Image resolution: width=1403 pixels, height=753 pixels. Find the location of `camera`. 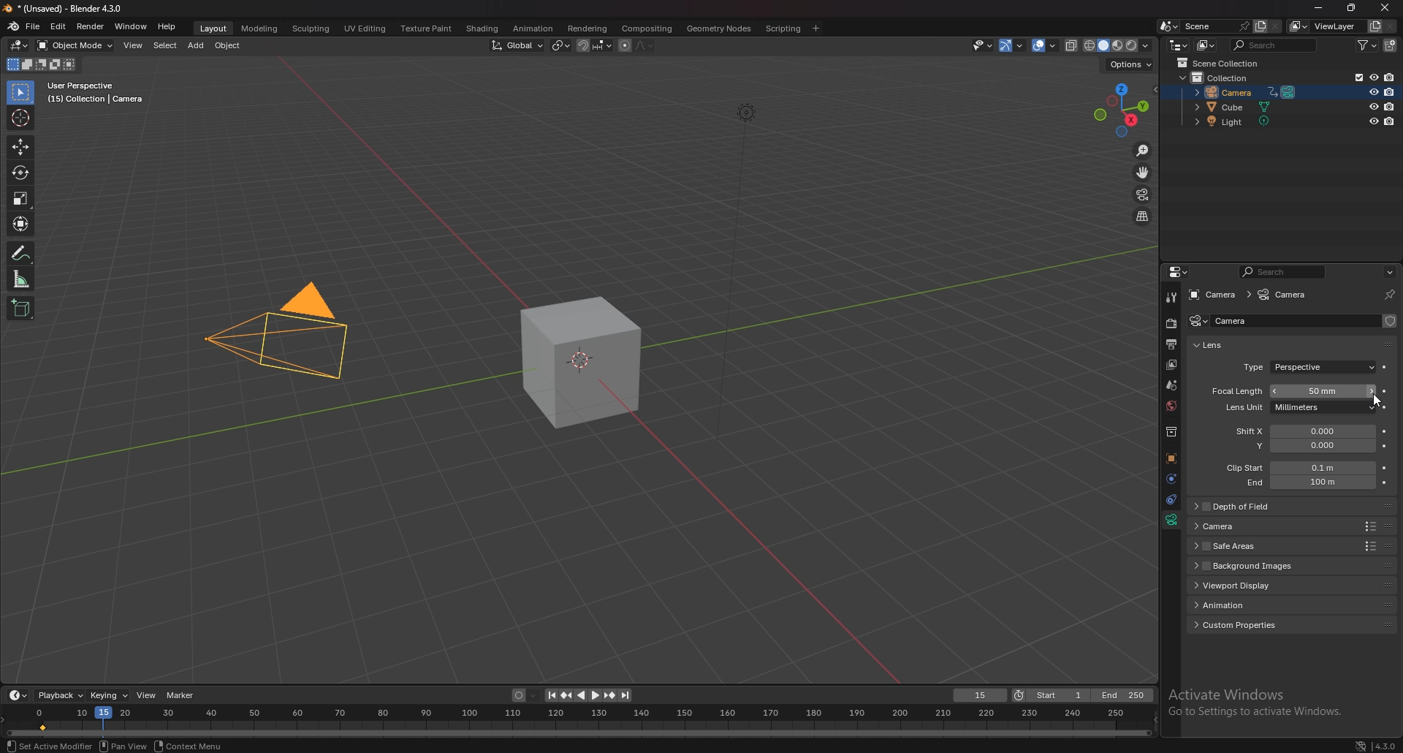

camera is located at coordinates (1285, 295).